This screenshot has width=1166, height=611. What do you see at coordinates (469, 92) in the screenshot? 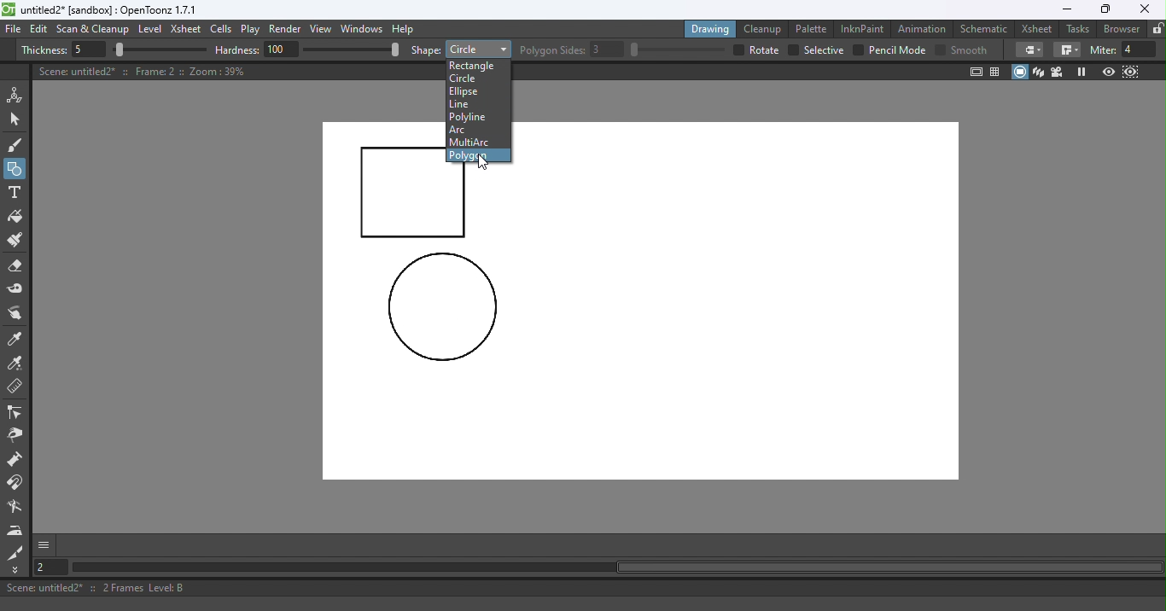
I see `Ellipse` at bounding box center [469, 92].